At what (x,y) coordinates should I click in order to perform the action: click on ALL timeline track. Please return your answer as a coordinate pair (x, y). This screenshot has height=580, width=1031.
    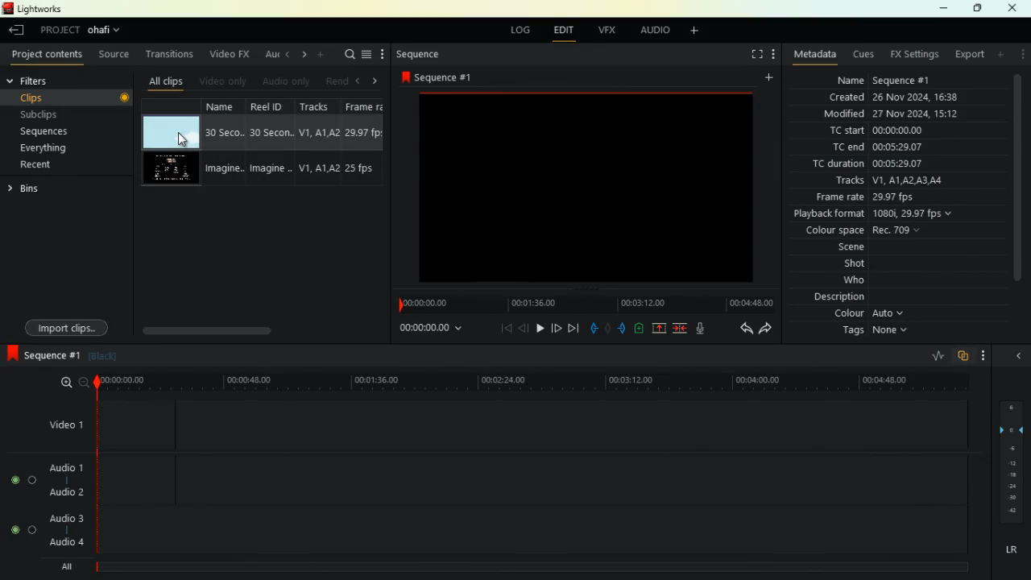
    Looking at the image, I should click on (537, 566).